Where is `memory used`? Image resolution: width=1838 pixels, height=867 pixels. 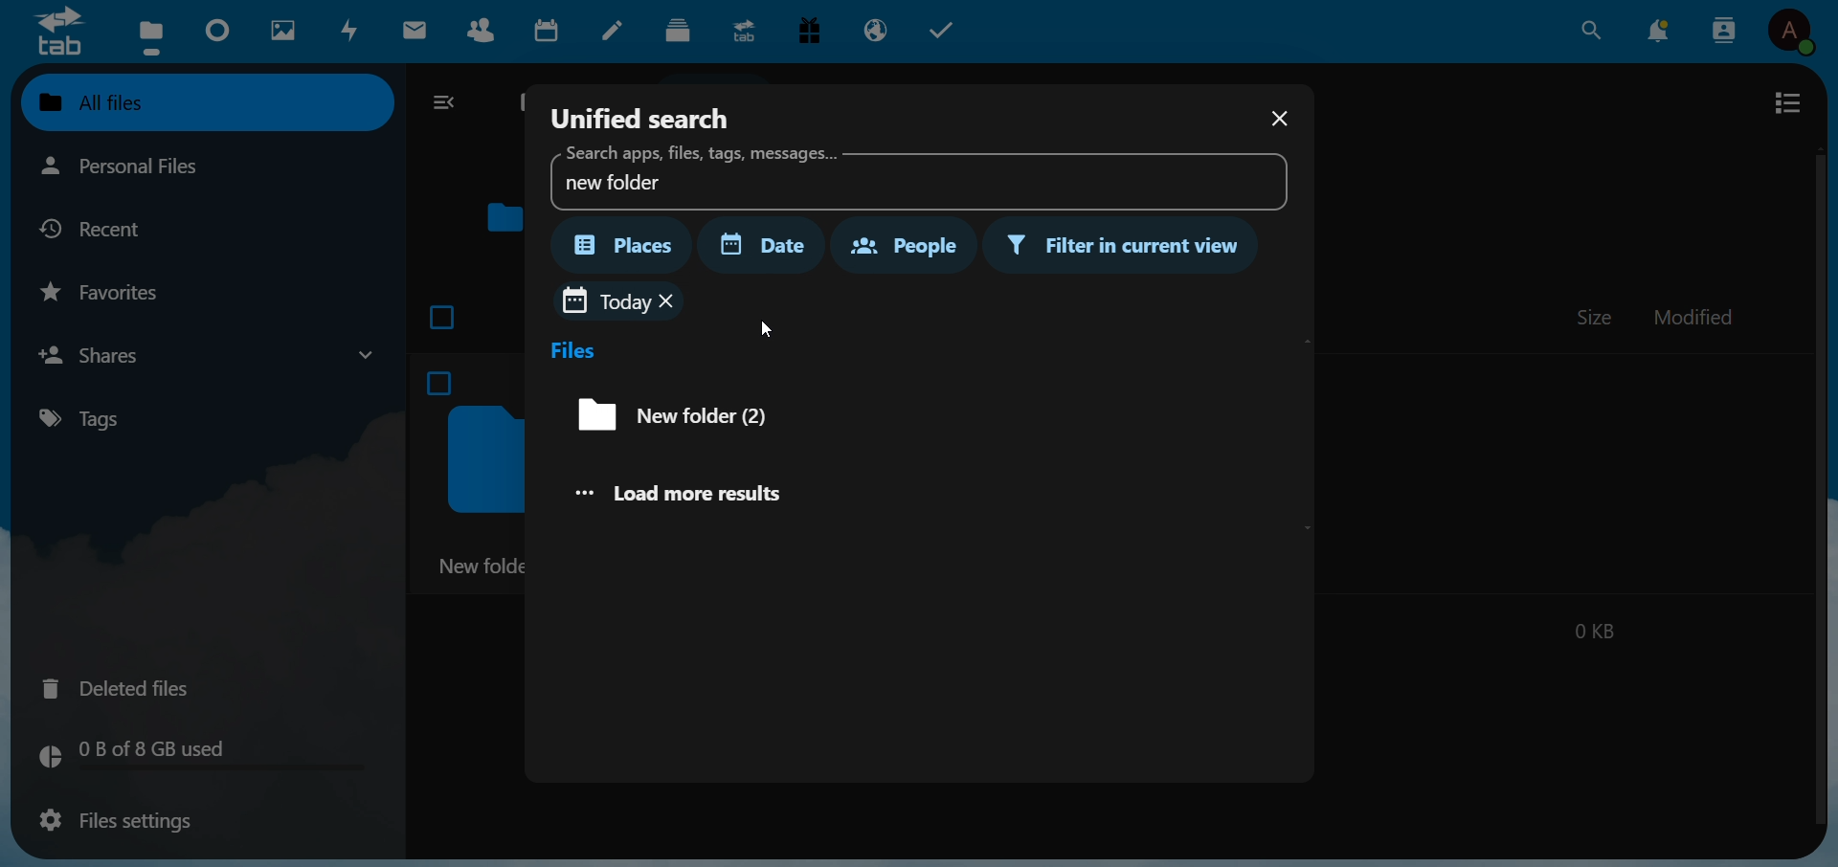
memory used is located at coordinates (197, 756).